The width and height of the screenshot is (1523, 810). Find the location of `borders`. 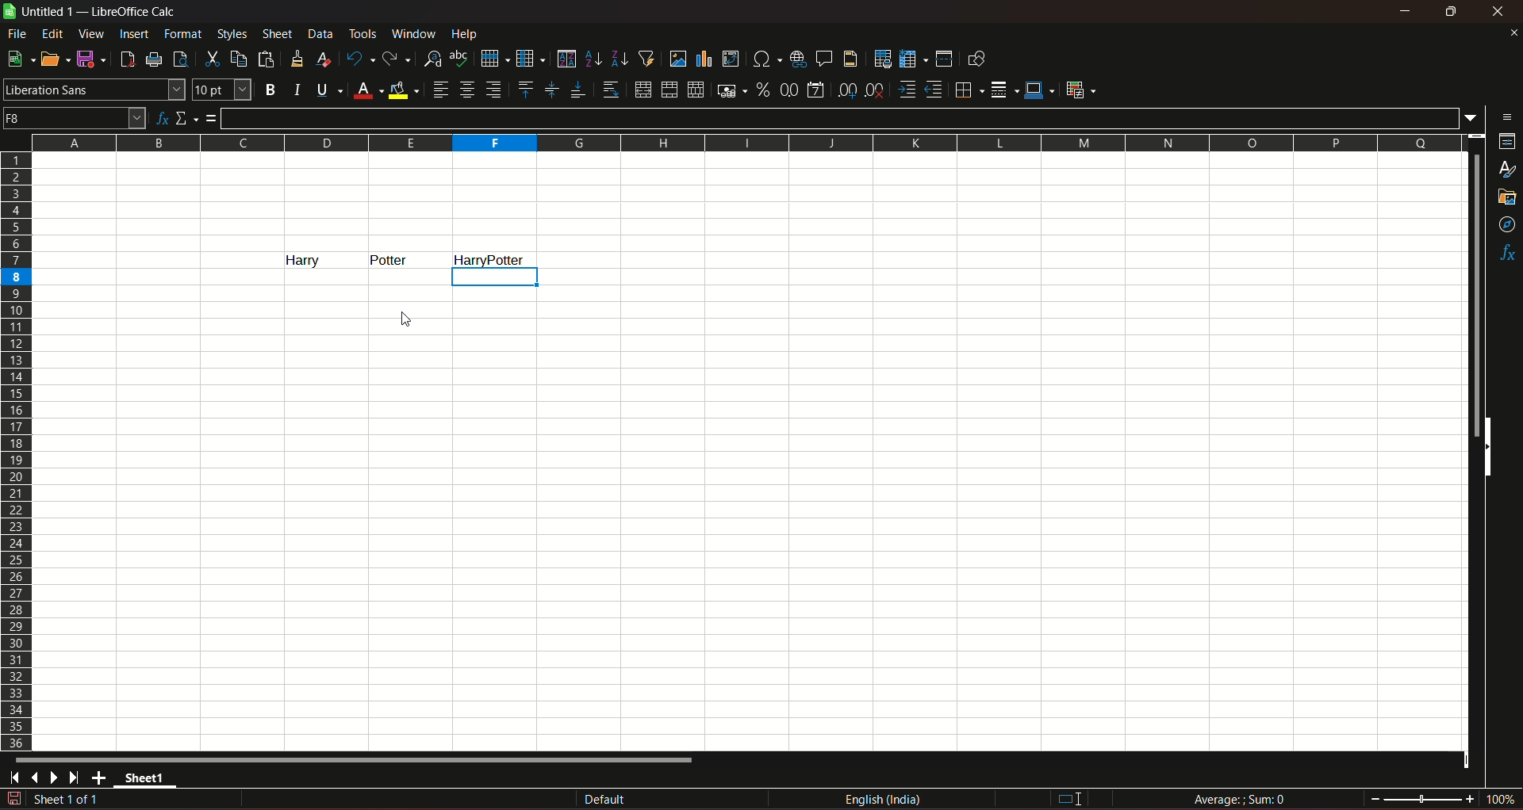

borders is located at coordinates (967, 90).